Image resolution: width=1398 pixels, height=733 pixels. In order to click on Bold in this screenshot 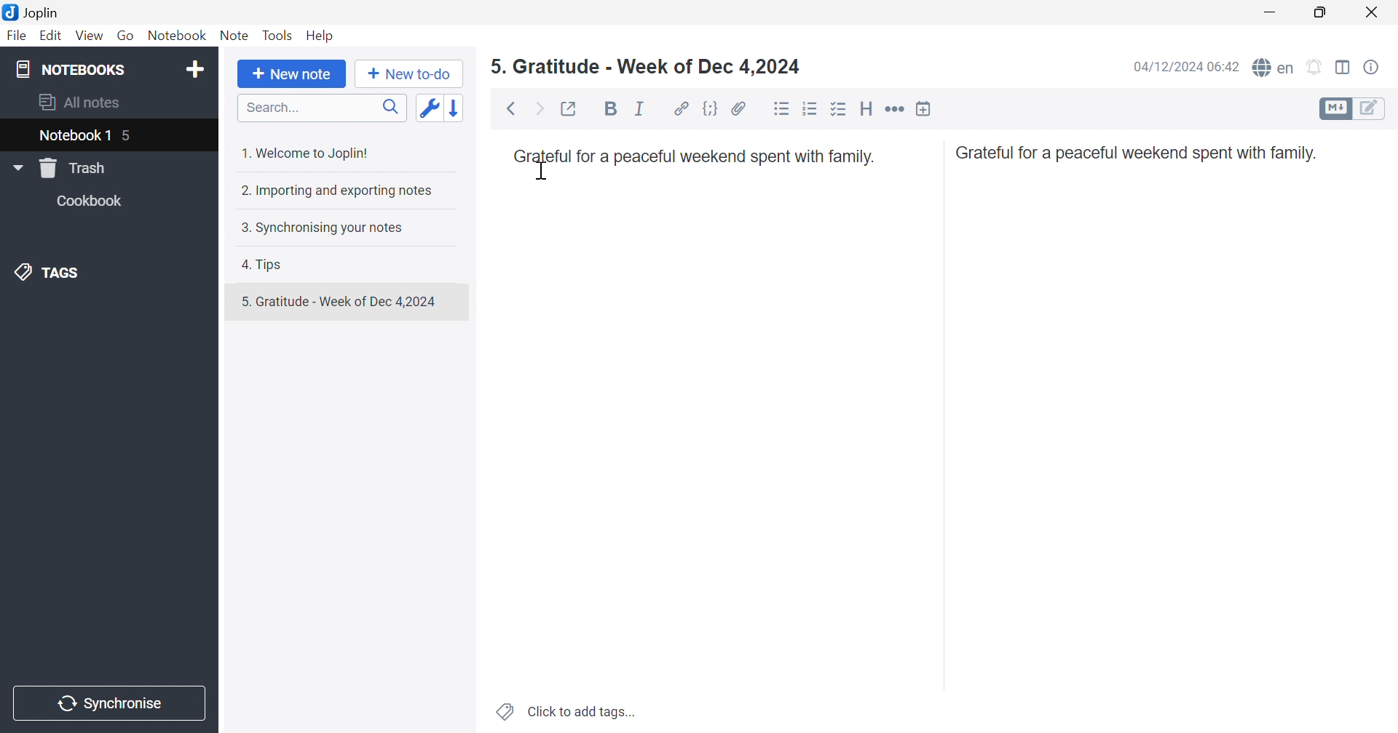, I will do `click(609, 108)`.